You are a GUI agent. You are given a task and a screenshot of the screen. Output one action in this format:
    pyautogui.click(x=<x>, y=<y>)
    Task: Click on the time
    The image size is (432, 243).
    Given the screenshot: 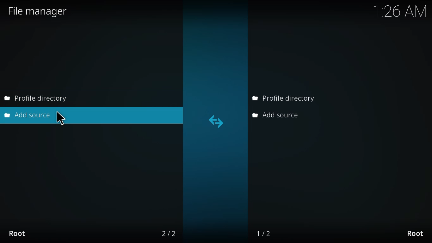 What is the action you would take?
    pyautogui.click(x=399, y=12)
    